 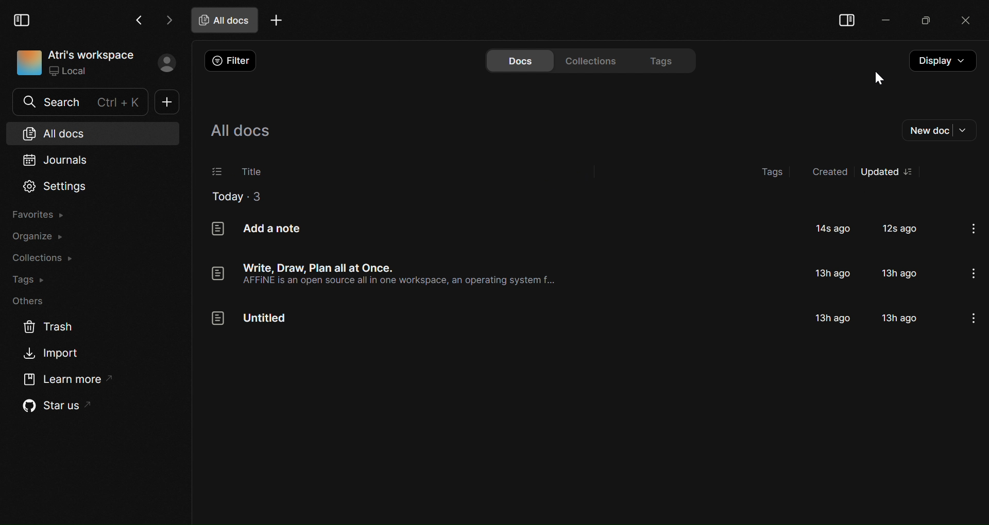 I want to click on Add a note, so click(x=271, y=229).